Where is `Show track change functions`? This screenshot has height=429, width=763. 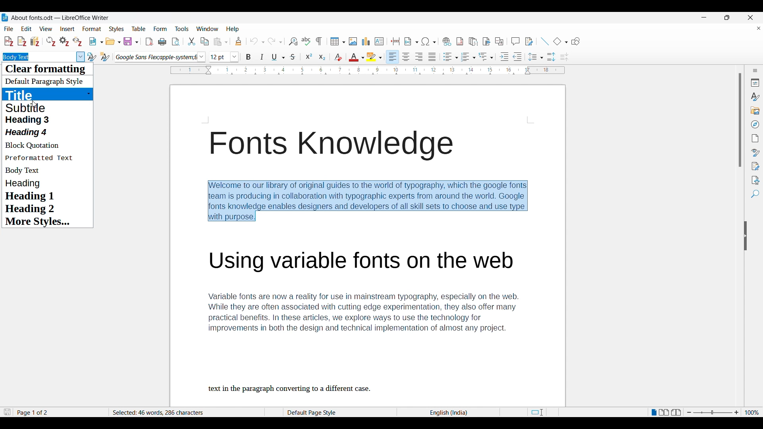
Show track change functions is located at coordinates (529, 42).